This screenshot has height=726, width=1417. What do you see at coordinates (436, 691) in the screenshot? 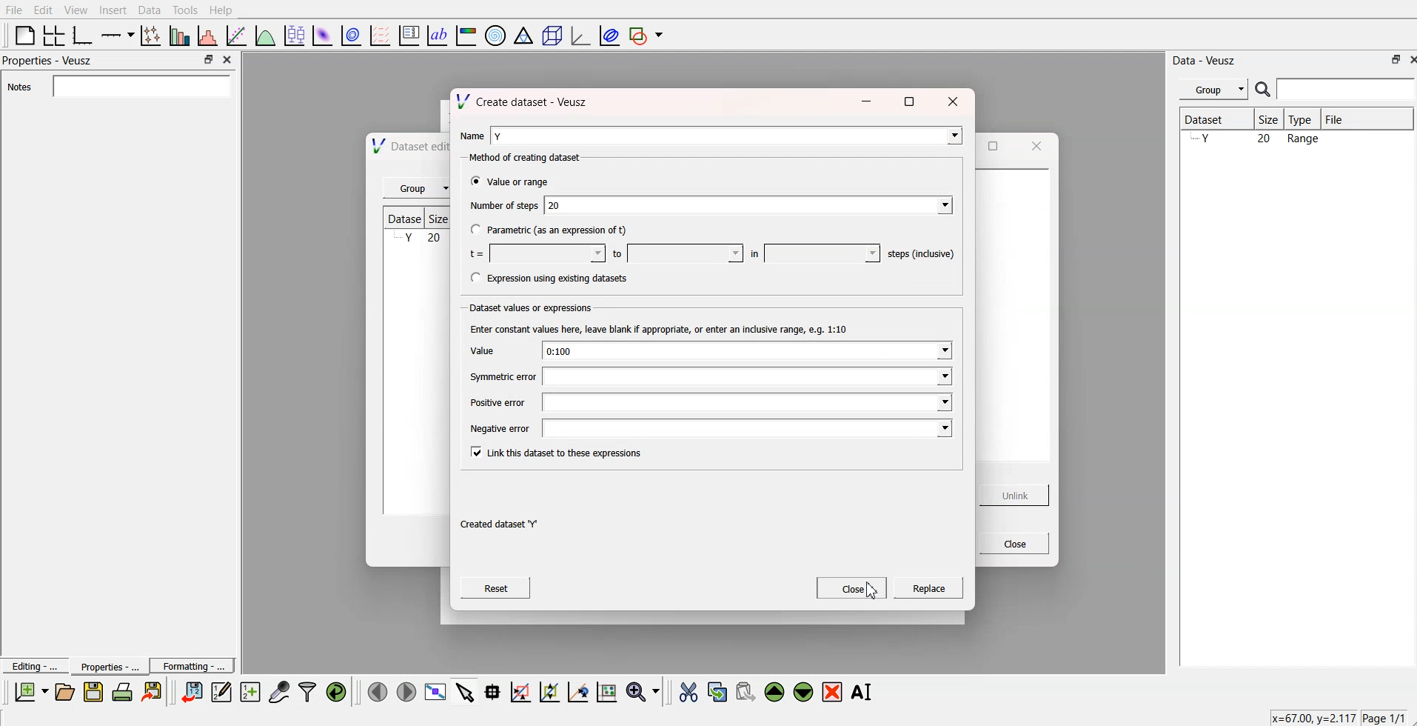
I see `View plot full screen` at bounding box center [436, 691].